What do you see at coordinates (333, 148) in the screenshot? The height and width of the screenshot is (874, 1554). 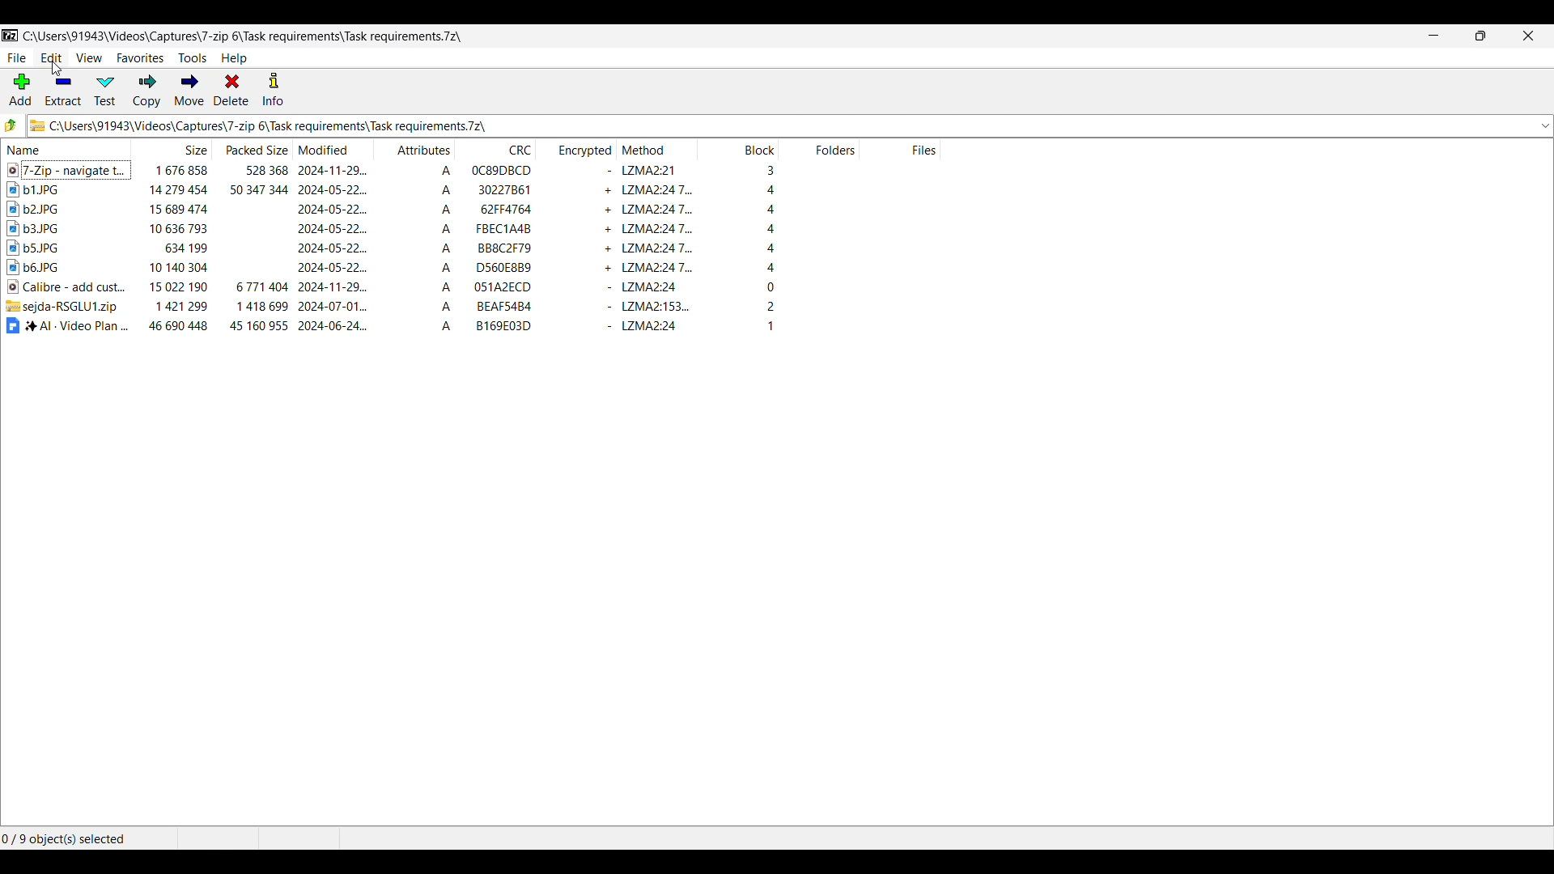 I see `Modified column` at bounding box center [333, 148].